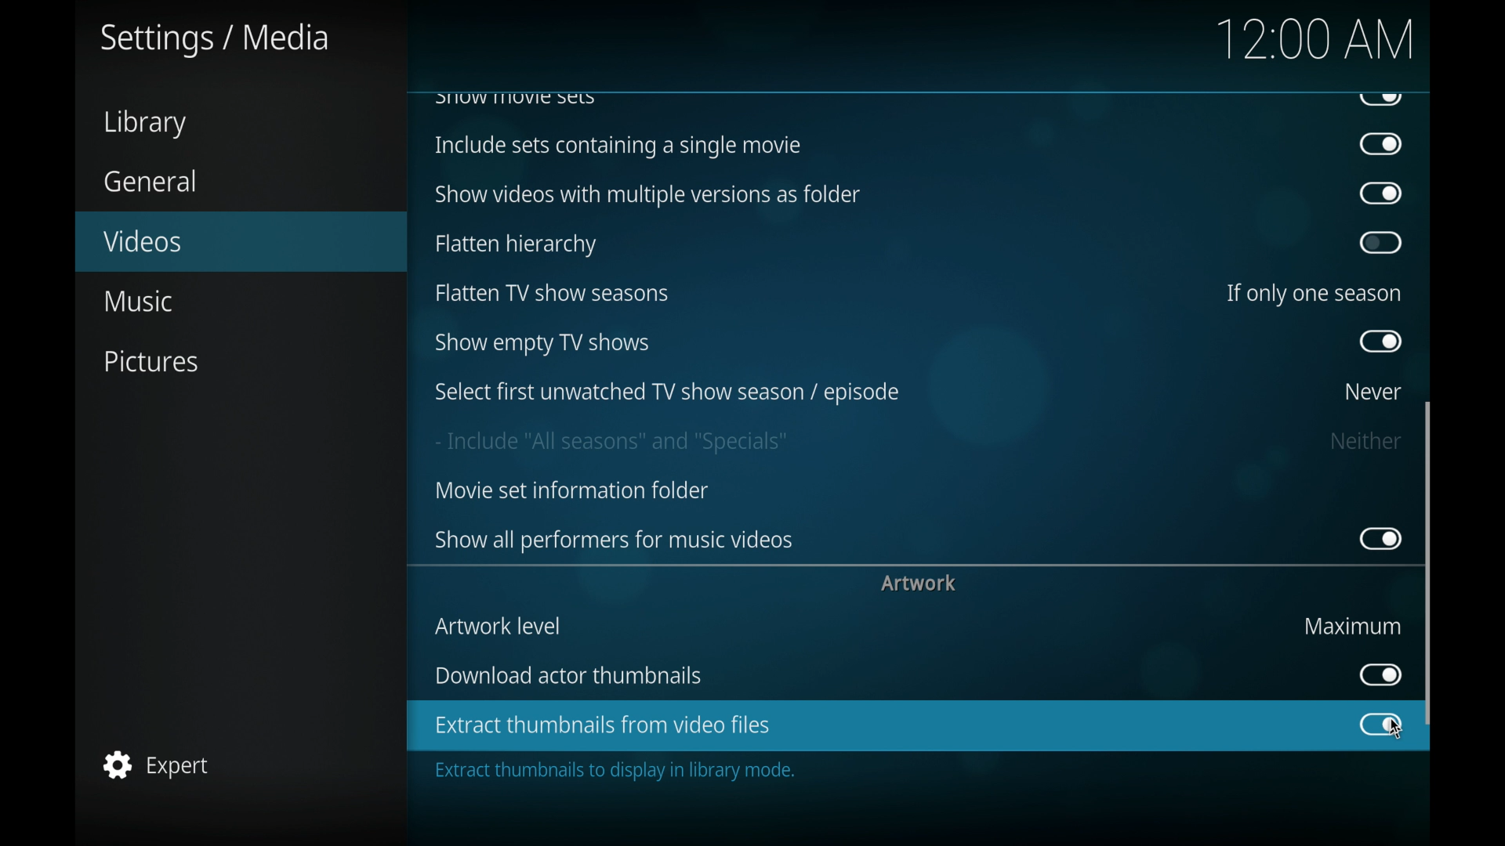 This screenshot has height=846, width=1505. Describe the element at coordinates (145, 240) in the screenshot. I see `videos` at that location.